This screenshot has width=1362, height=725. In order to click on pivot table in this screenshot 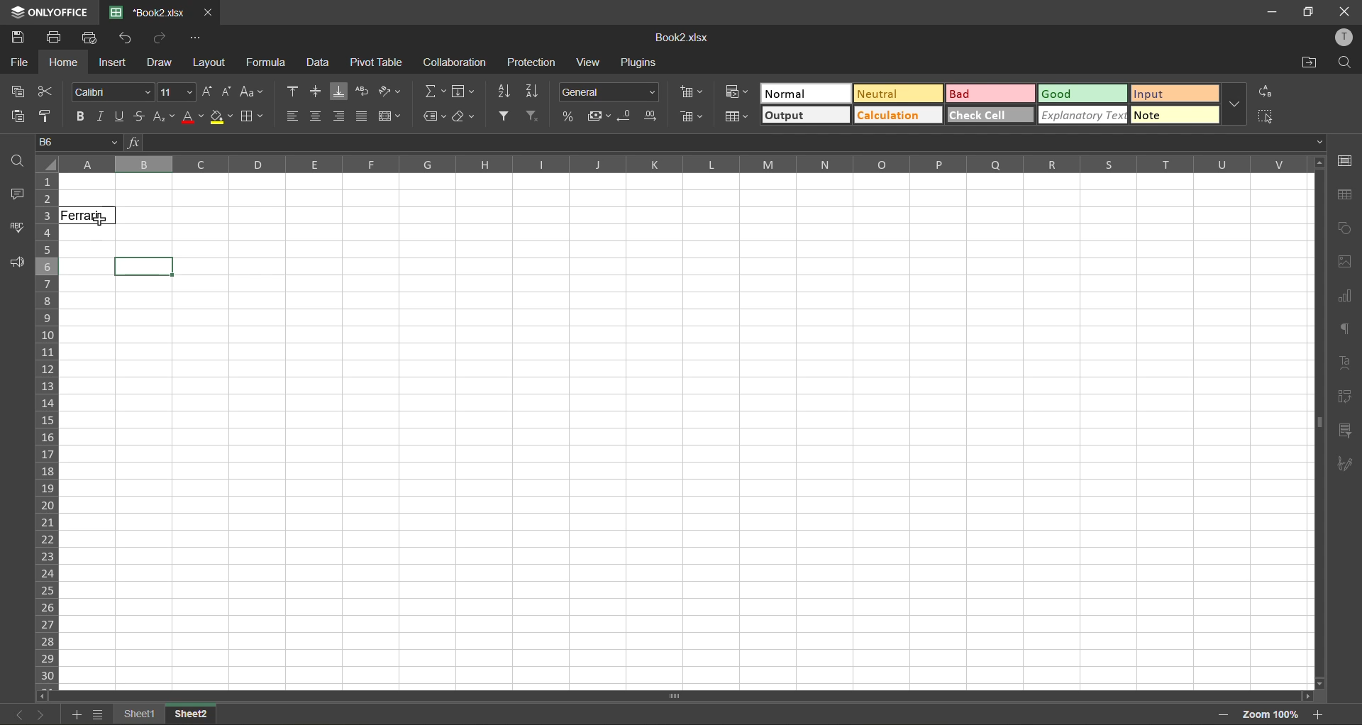, I will do `click(377, 62)`.